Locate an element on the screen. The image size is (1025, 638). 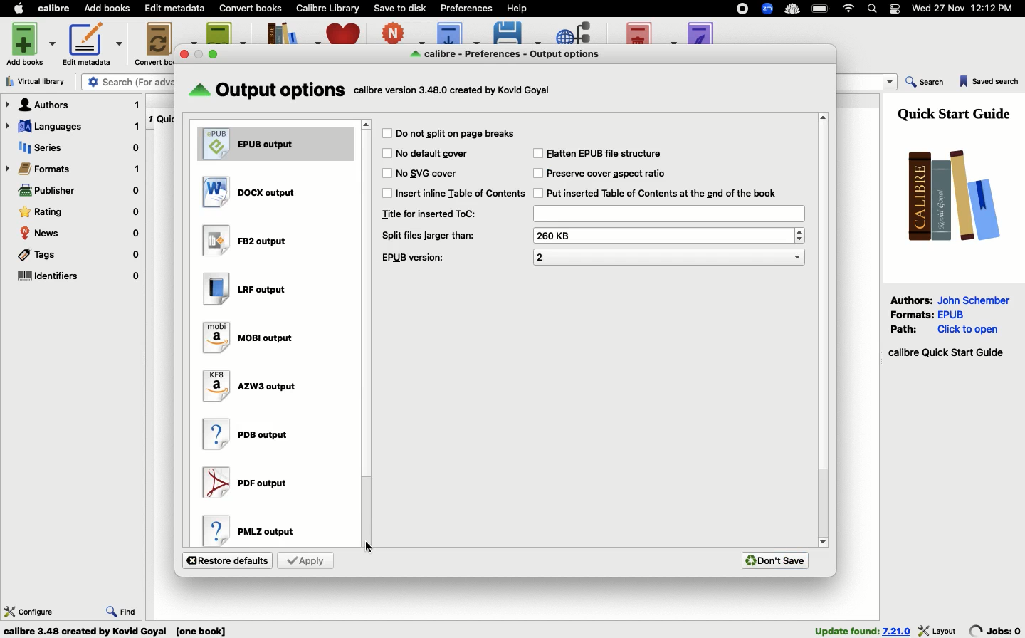
EPUB version  is located at coordinates (670, 256).